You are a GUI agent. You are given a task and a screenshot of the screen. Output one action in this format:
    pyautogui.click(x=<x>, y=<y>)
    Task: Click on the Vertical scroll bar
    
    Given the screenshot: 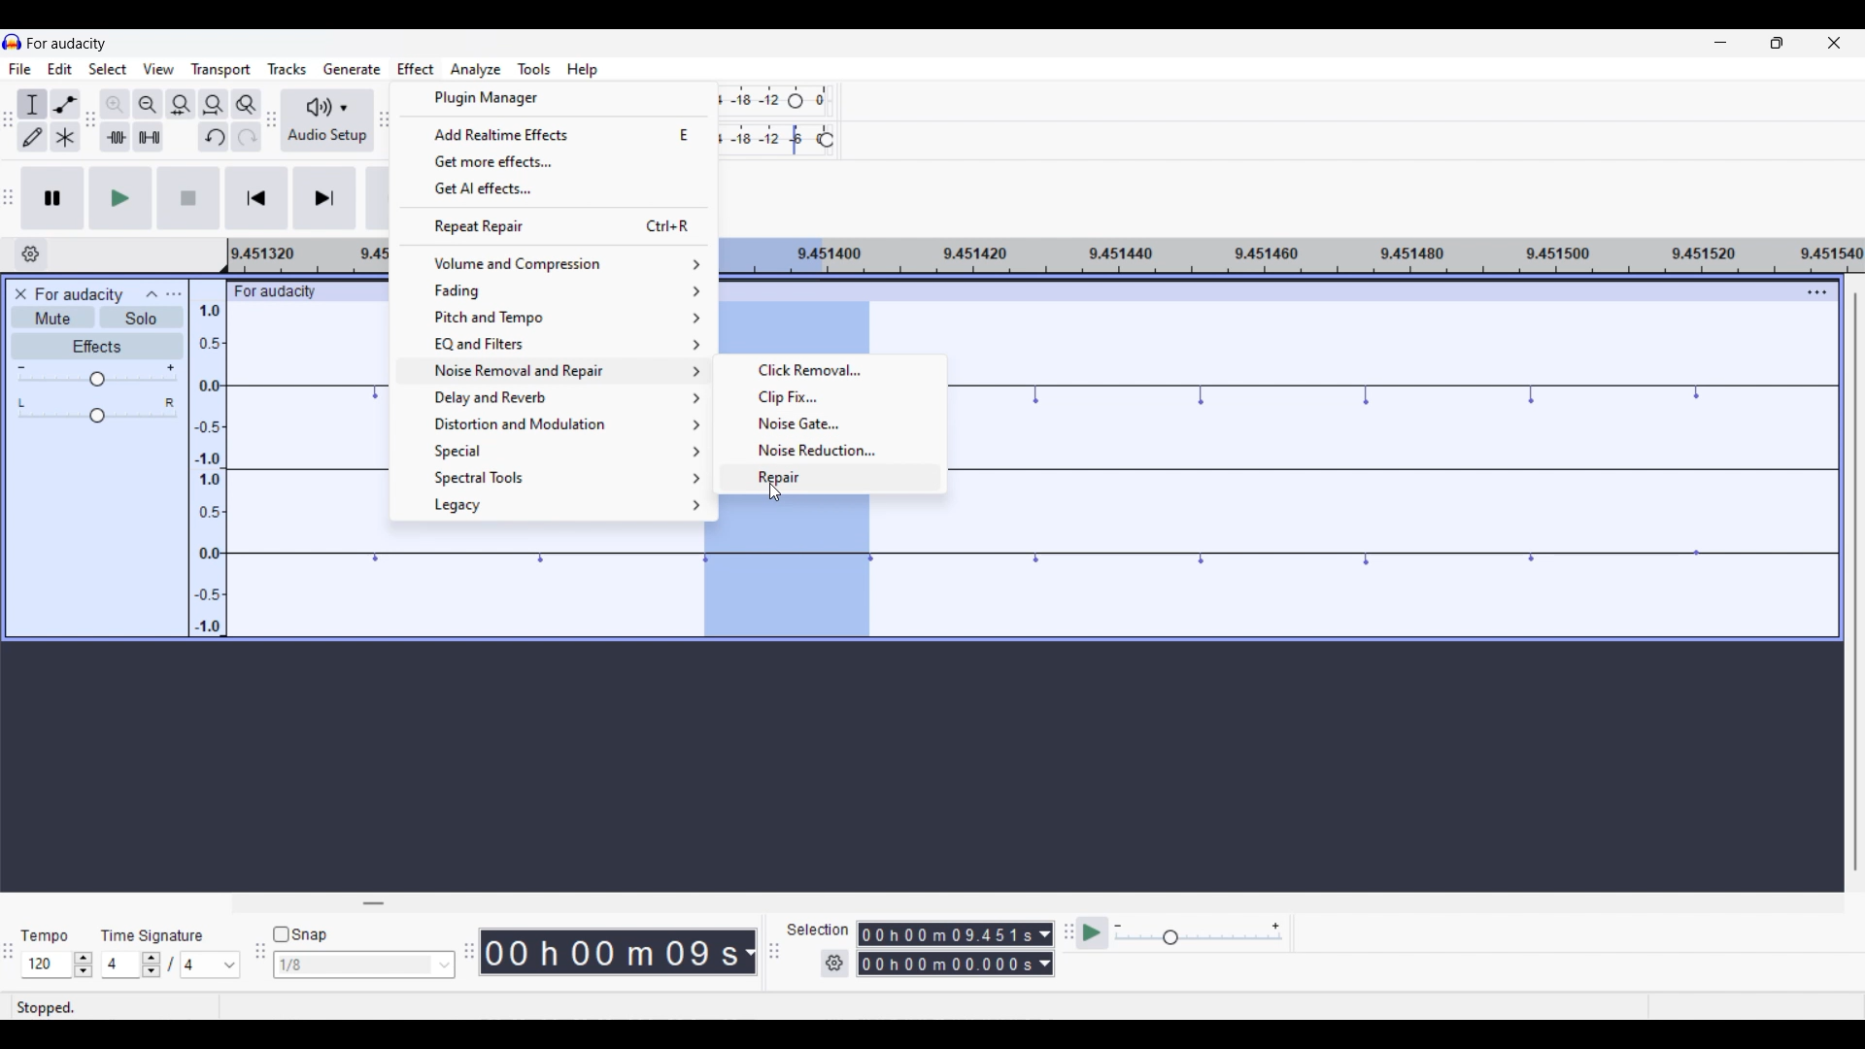 What is the action you would take?
    pyautogui.click(x=1852, y=581)
    